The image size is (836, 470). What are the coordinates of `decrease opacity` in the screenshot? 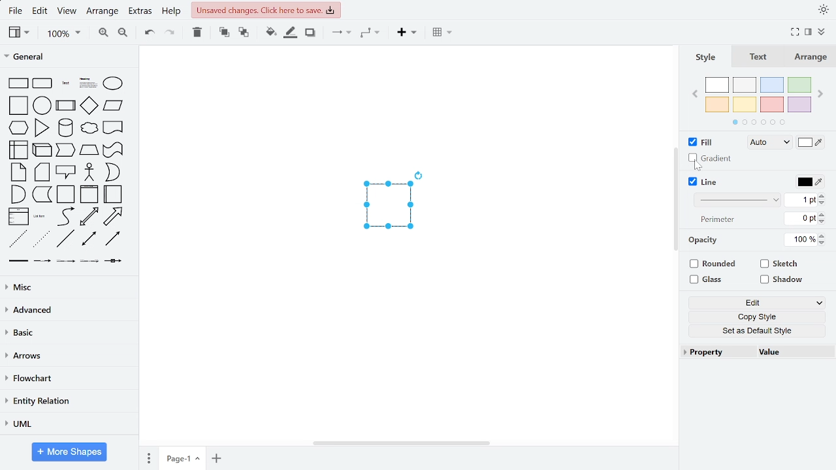 It's located at (822, 243).